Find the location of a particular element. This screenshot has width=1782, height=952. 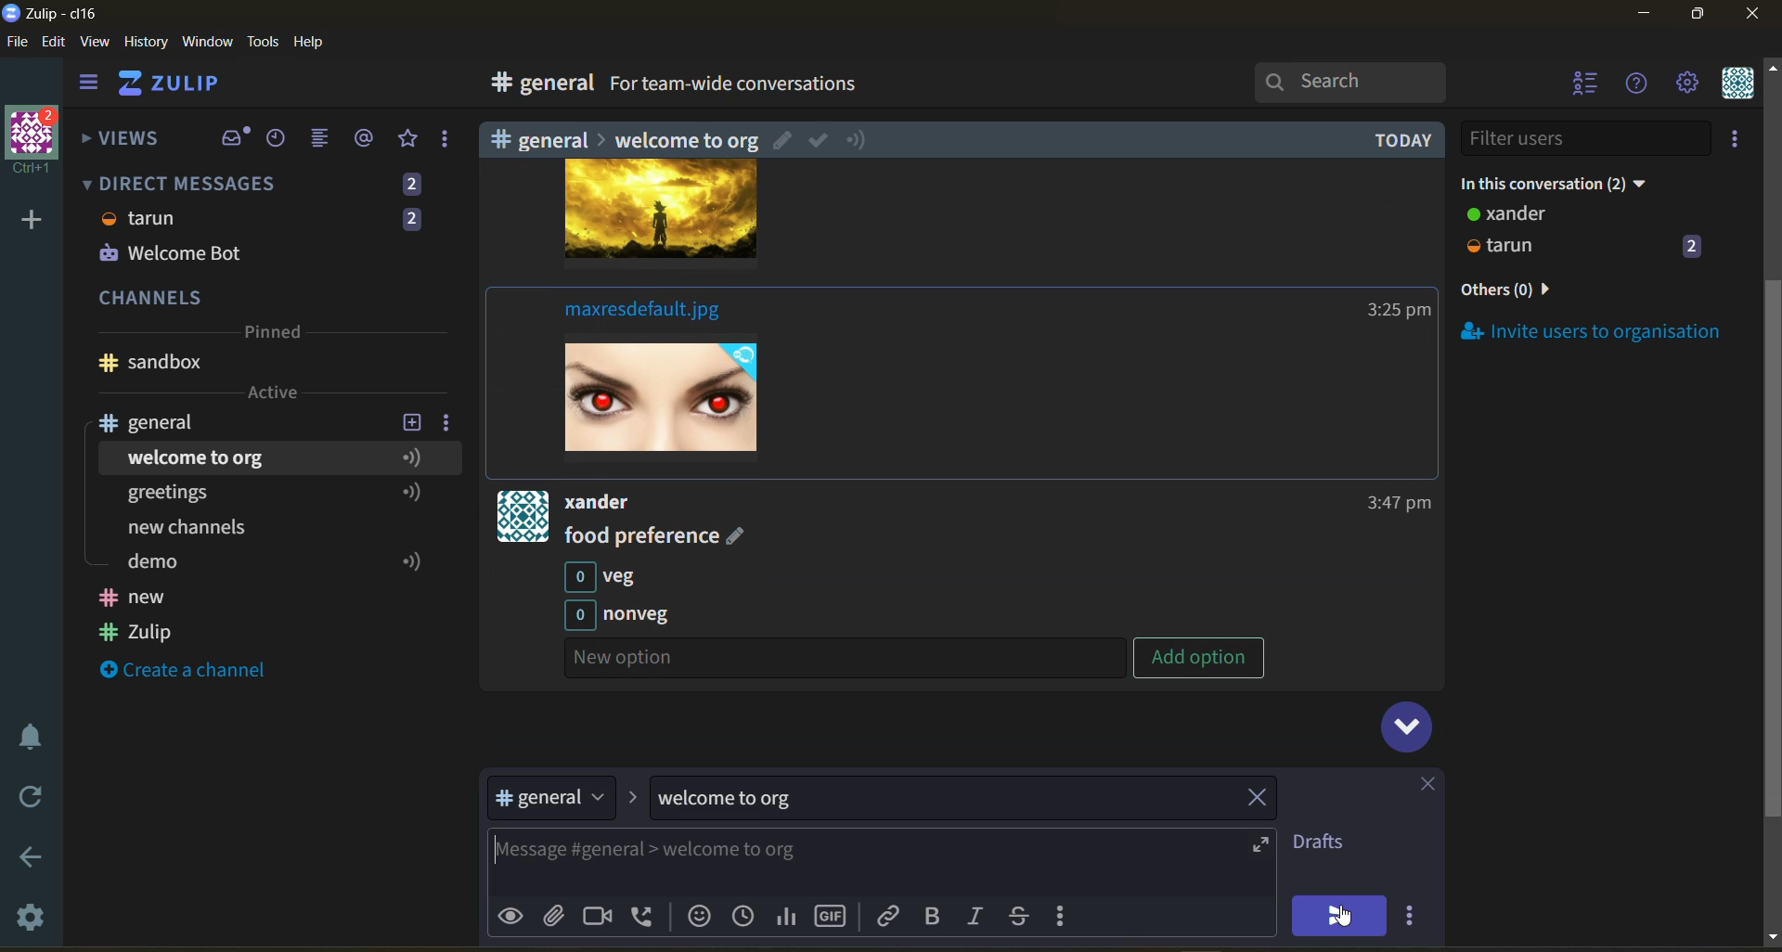

help is located at coordinates (316, 43).